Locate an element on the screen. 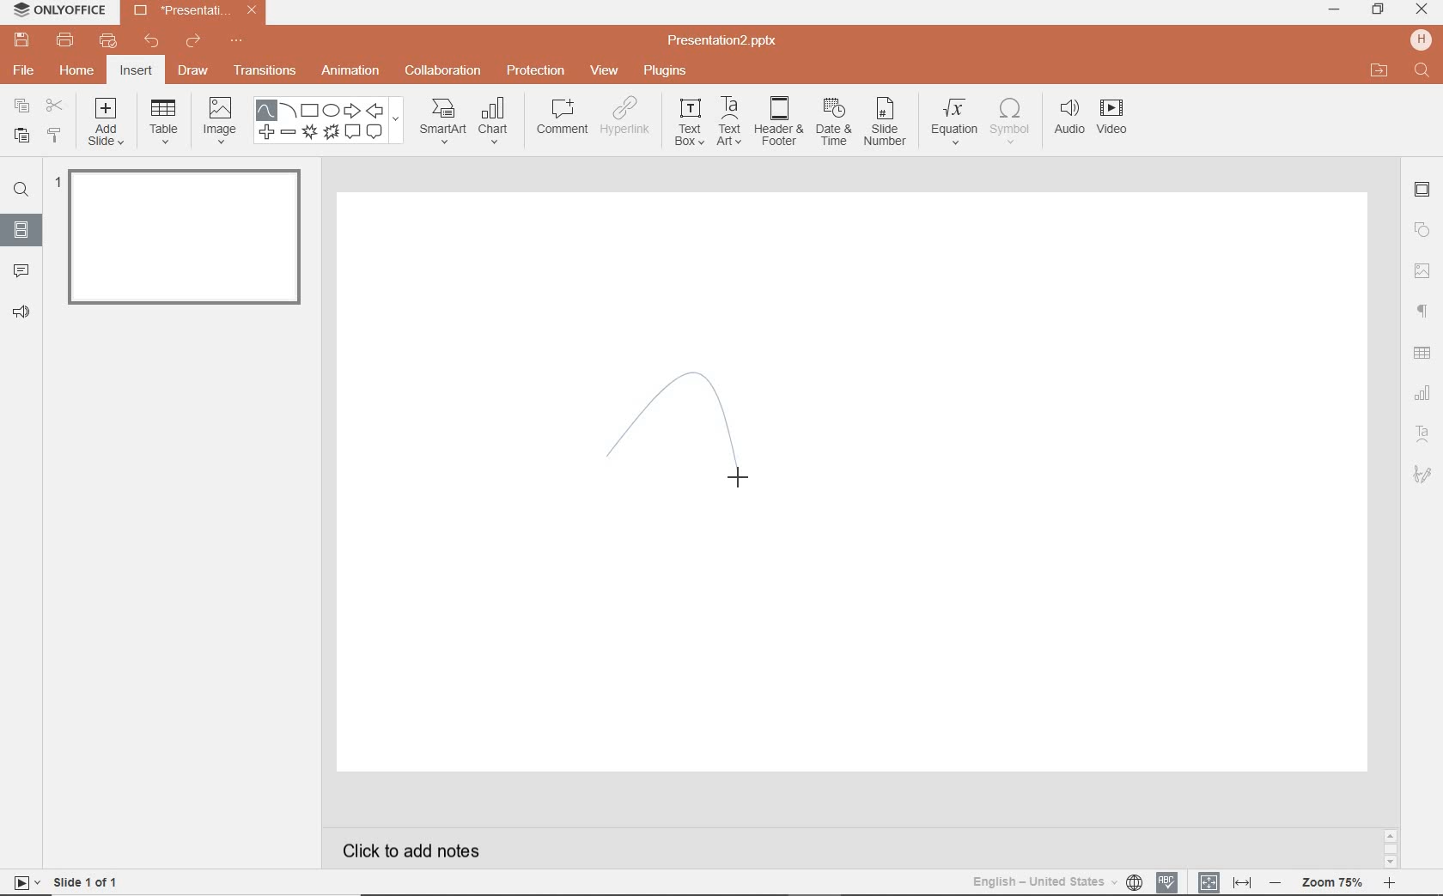 Image resolution: width=1443 pixels, height=896 pixels. SLIDES is located at coordinates (21, 229).